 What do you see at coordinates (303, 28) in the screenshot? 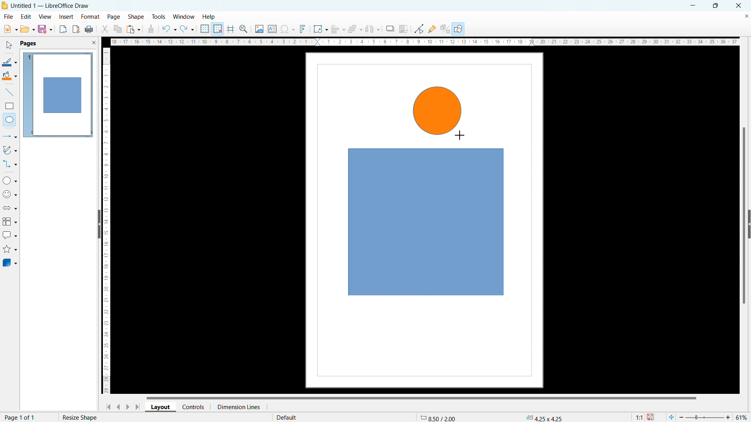
I see `insert fontwork text` at bounding box center [303, 28].